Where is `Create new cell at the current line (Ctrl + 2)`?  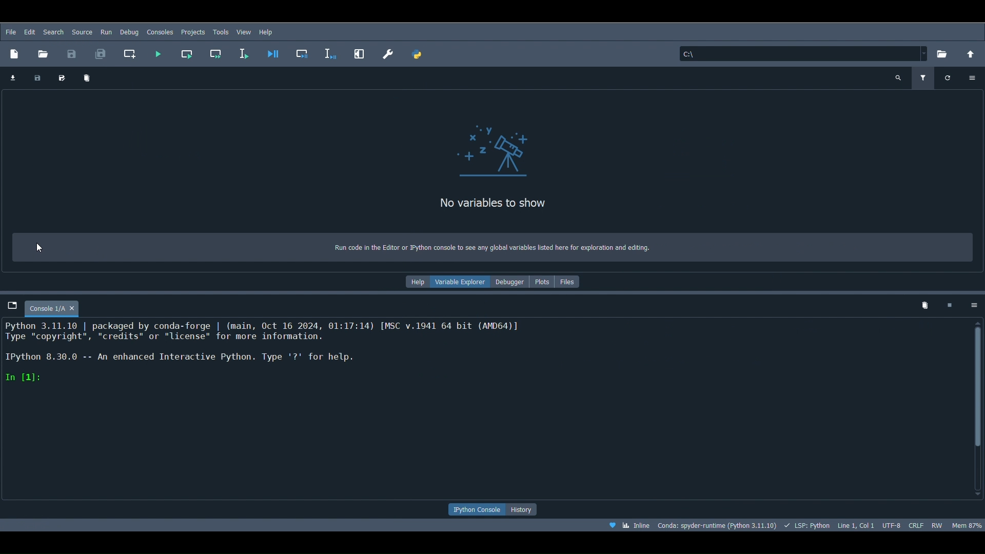 Create new cell at the current line (Ctrl + 2) is located at coordinates (130, 53).